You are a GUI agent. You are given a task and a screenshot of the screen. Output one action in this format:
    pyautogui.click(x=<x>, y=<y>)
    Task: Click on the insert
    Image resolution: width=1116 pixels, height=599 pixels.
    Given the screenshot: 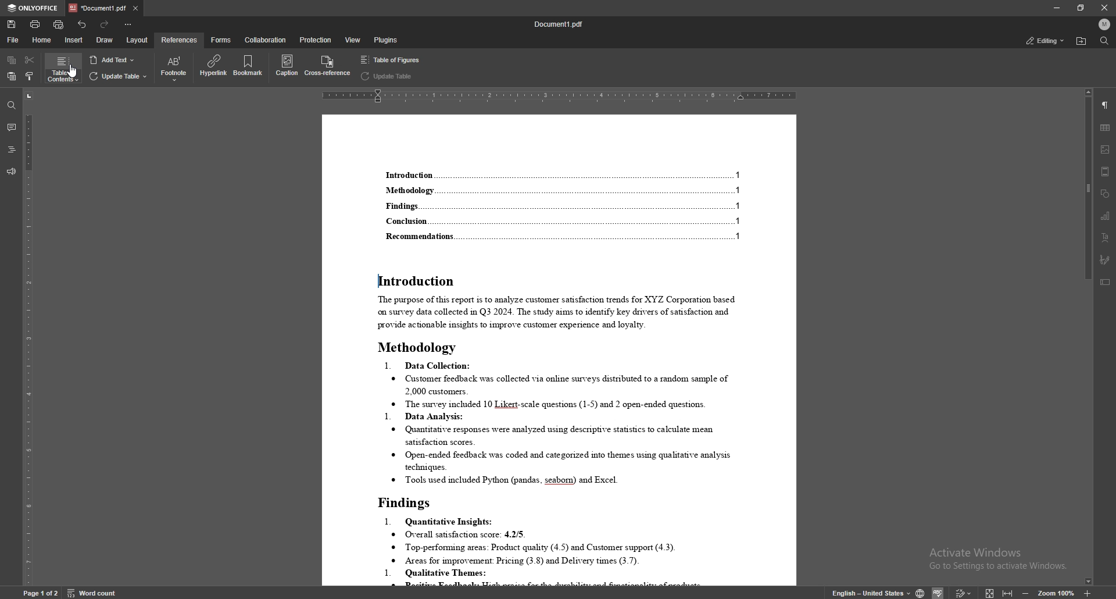 What is the action you would take?
    pyautogui.click(x=74, y=41)
    